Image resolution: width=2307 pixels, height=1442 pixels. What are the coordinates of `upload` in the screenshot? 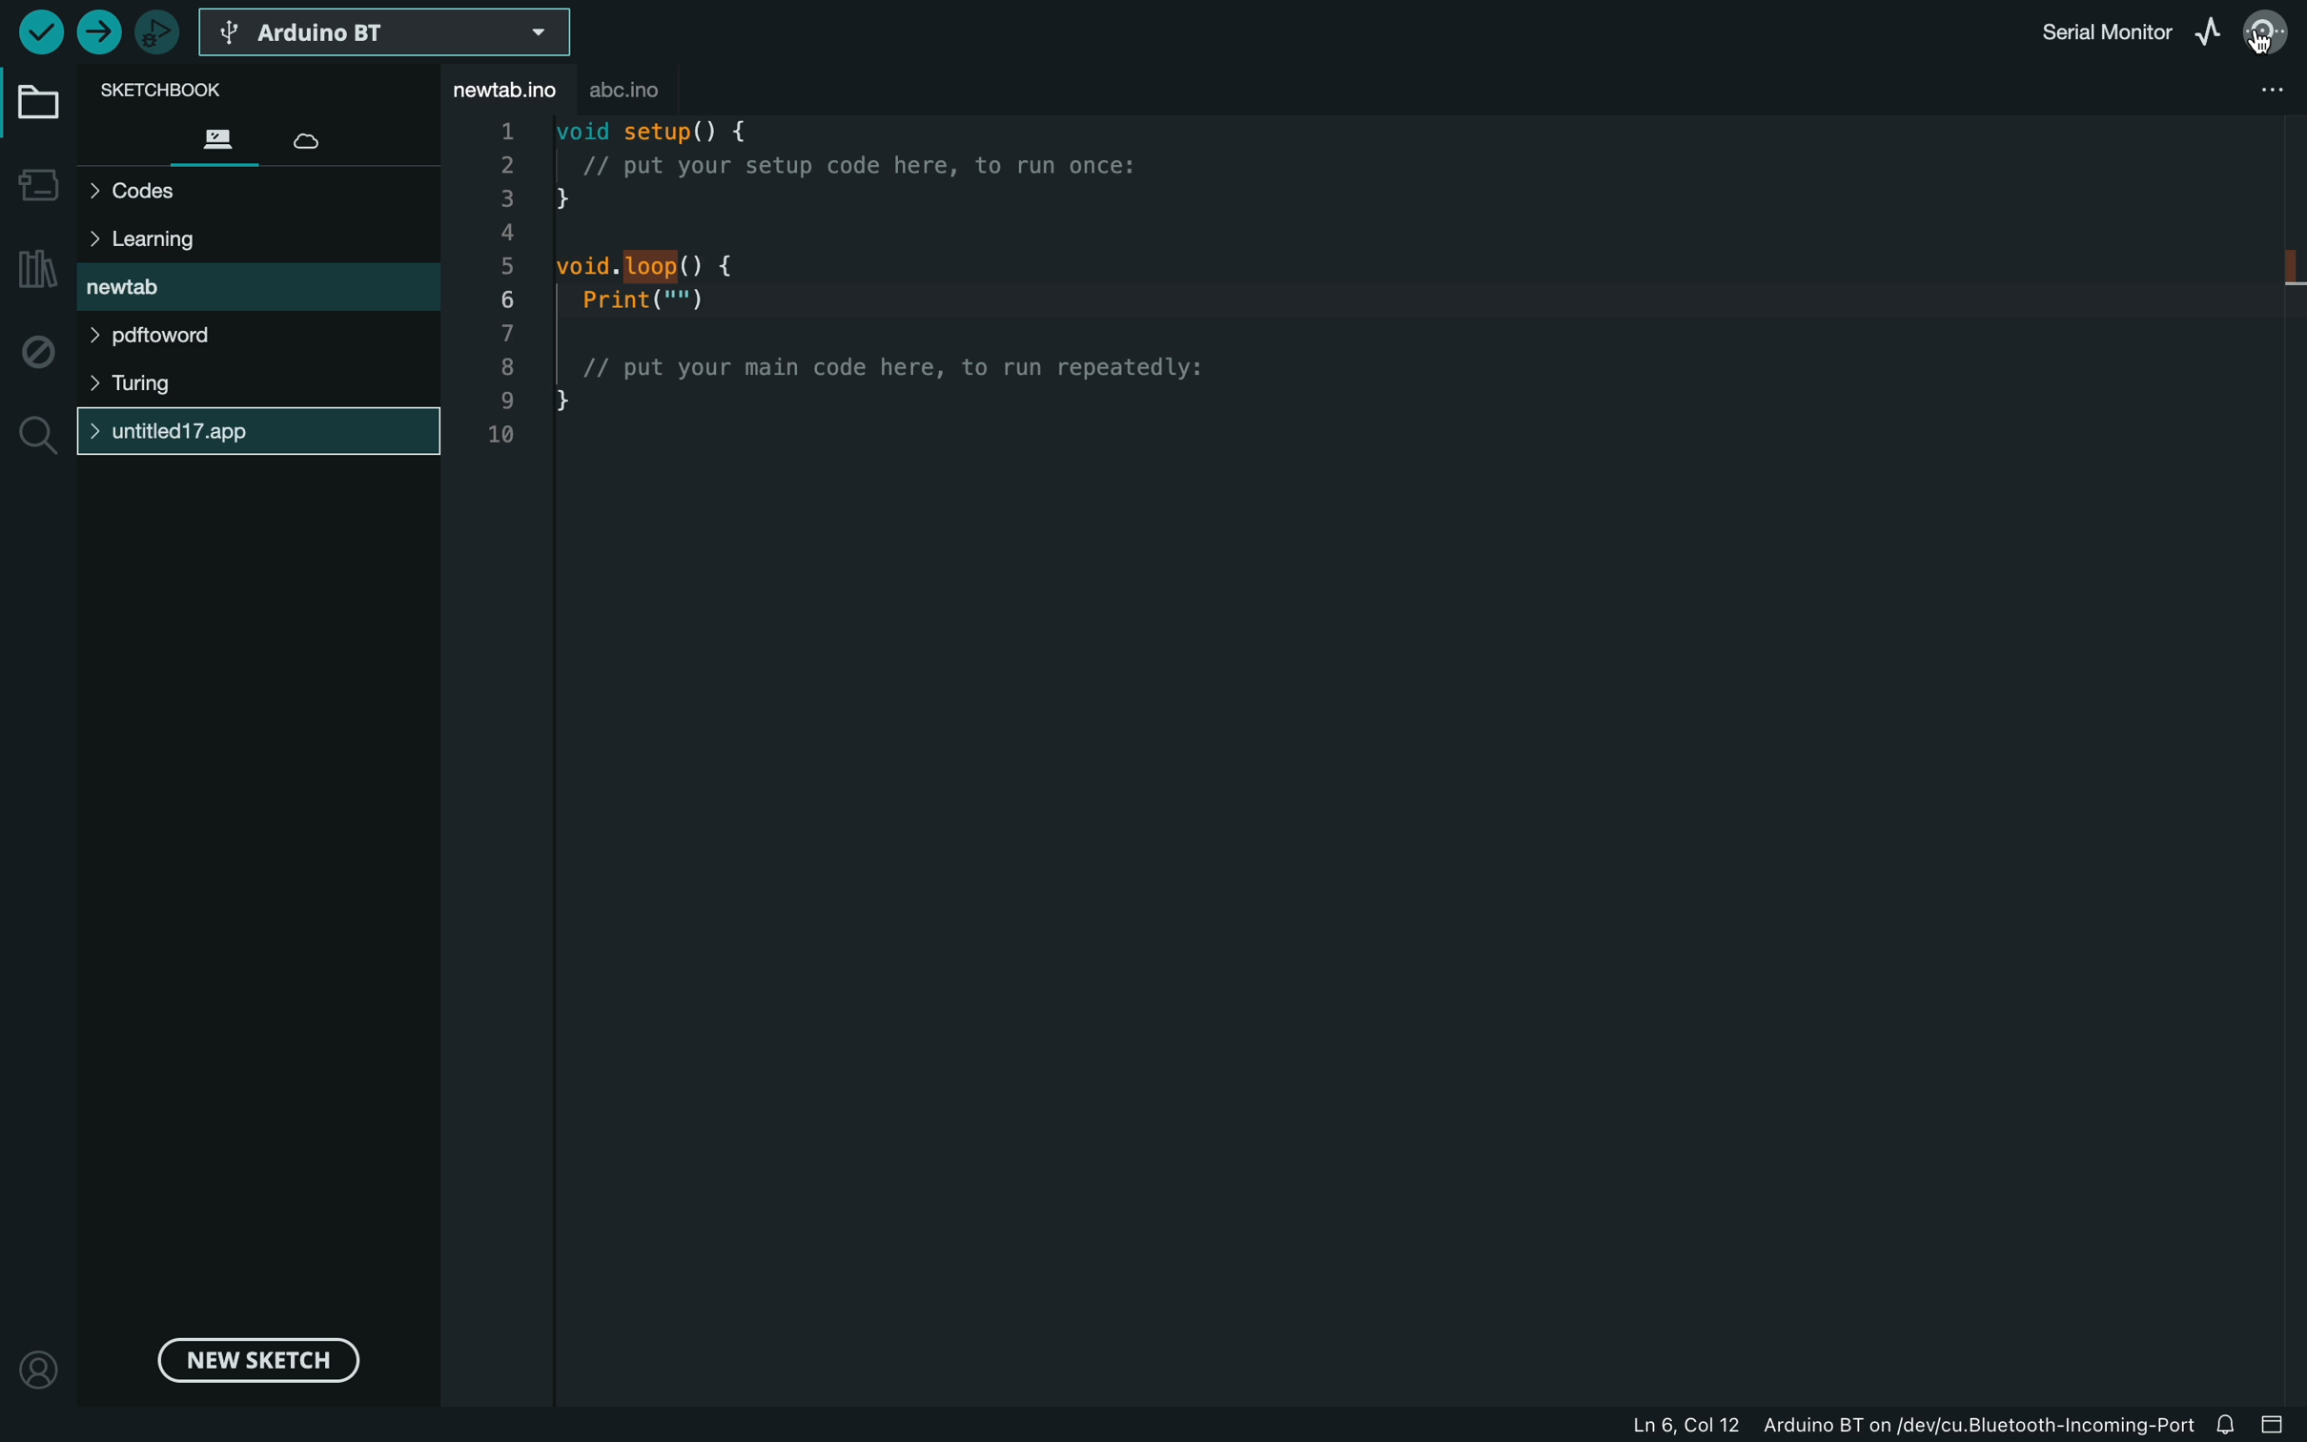 It's located at (95, 28).